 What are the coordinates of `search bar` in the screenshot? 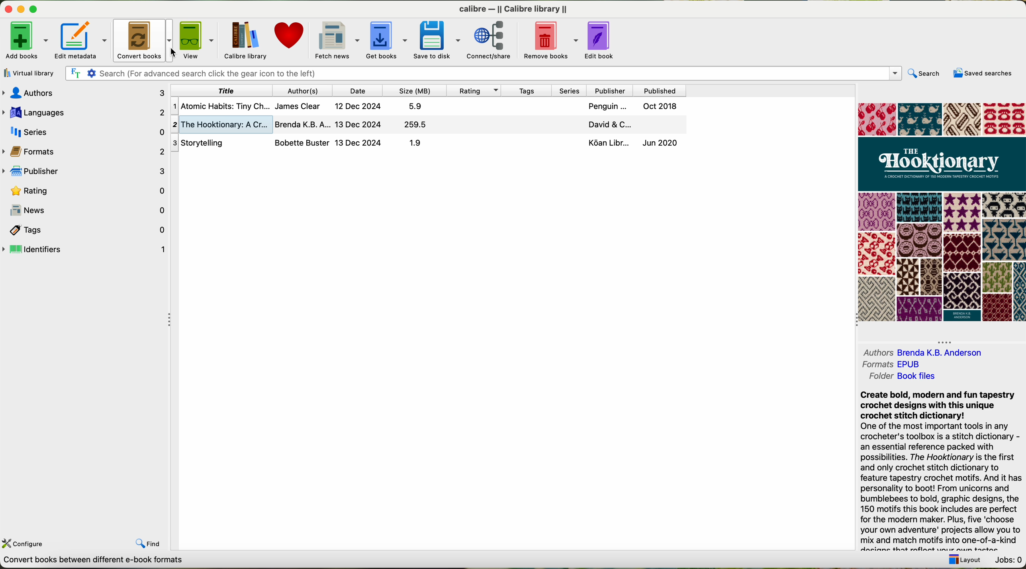 It's located at (484, 73).